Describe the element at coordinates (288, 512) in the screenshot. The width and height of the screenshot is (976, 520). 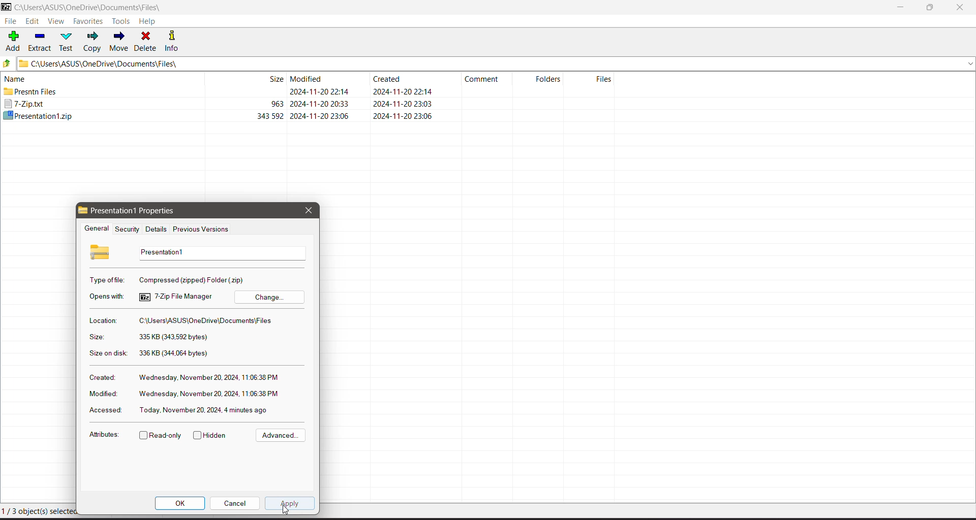
I see `cursor` at that location.